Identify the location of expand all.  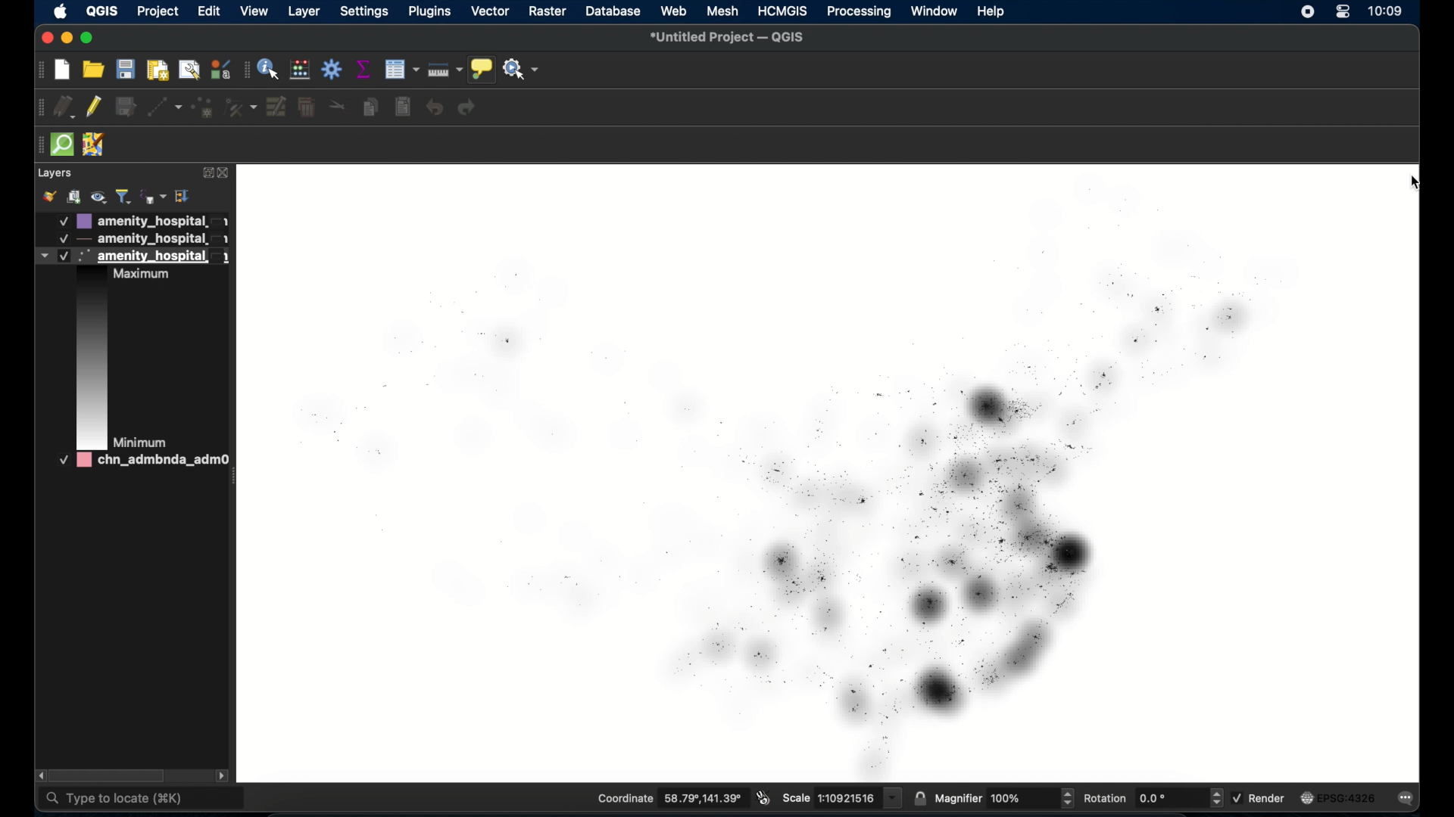
(184, 197).